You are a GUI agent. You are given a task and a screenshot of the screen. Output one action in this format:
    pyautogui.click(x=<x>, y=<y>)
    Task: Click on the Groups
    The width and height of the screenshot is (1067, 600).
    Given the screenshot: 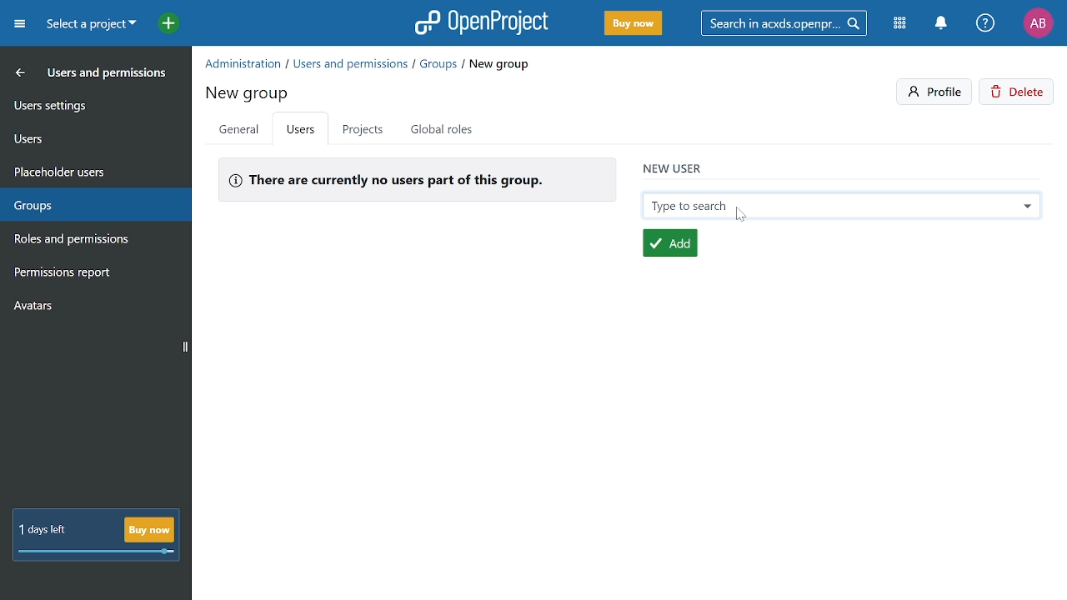 What is the action you would take?
    pyautogui.click(x=91, y=202)
    